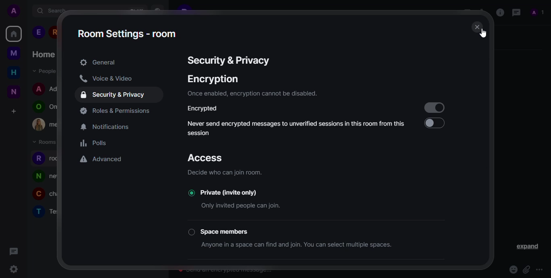  Describe the element at coordinates (13, 54) in the screenshot. I see `myspace` at that location.